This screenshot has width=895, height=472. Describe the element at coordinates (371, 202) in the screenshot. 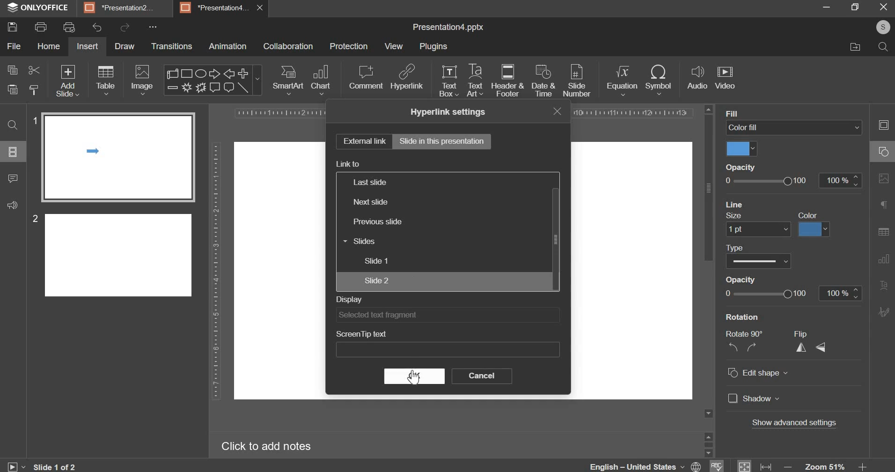

I see `next slide` at that location.